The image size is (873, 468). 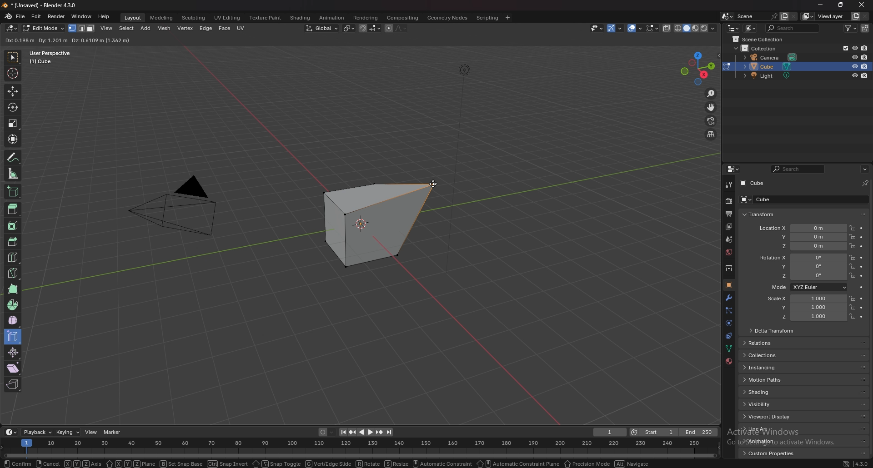 What do you see at coordinates (486, 18) in the screenshot?
I see `scripting` at bounding box center [486, 18].